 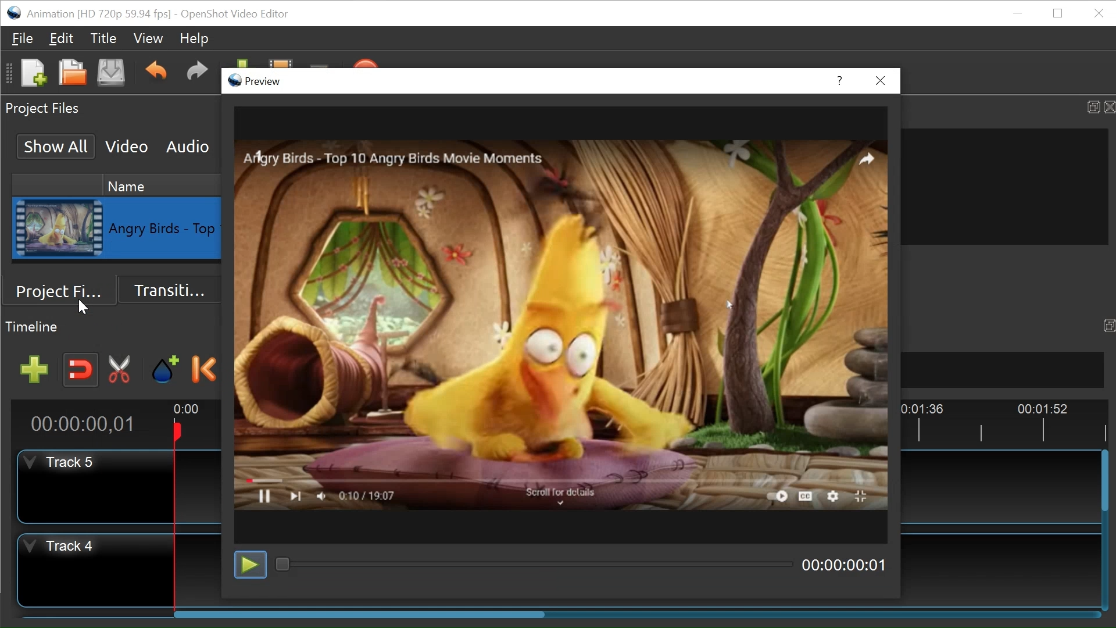 What do you see at coordinates (165, 229) in the screenshot?
I see `Clip Name` at bounding box center [165, 229].